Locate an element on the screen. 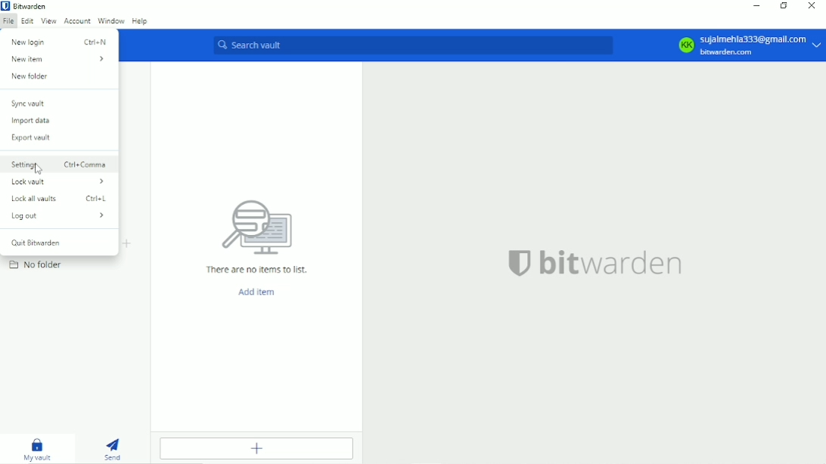 Image resolution: width=826 pixels, height=464 pixels. KK  is located at coordinates (686, 45).